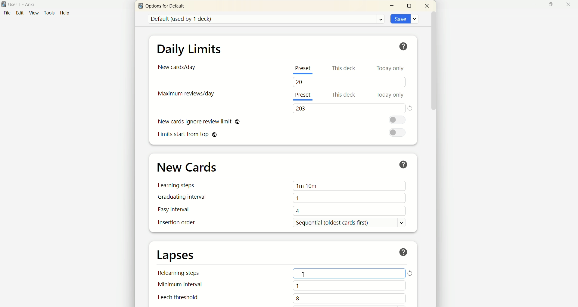 The height and width of the screenshot is (307, 578). What do you see at coordinates (410, 5) in the screenshot?
I see `maximize` at bounding box center [410, 5].